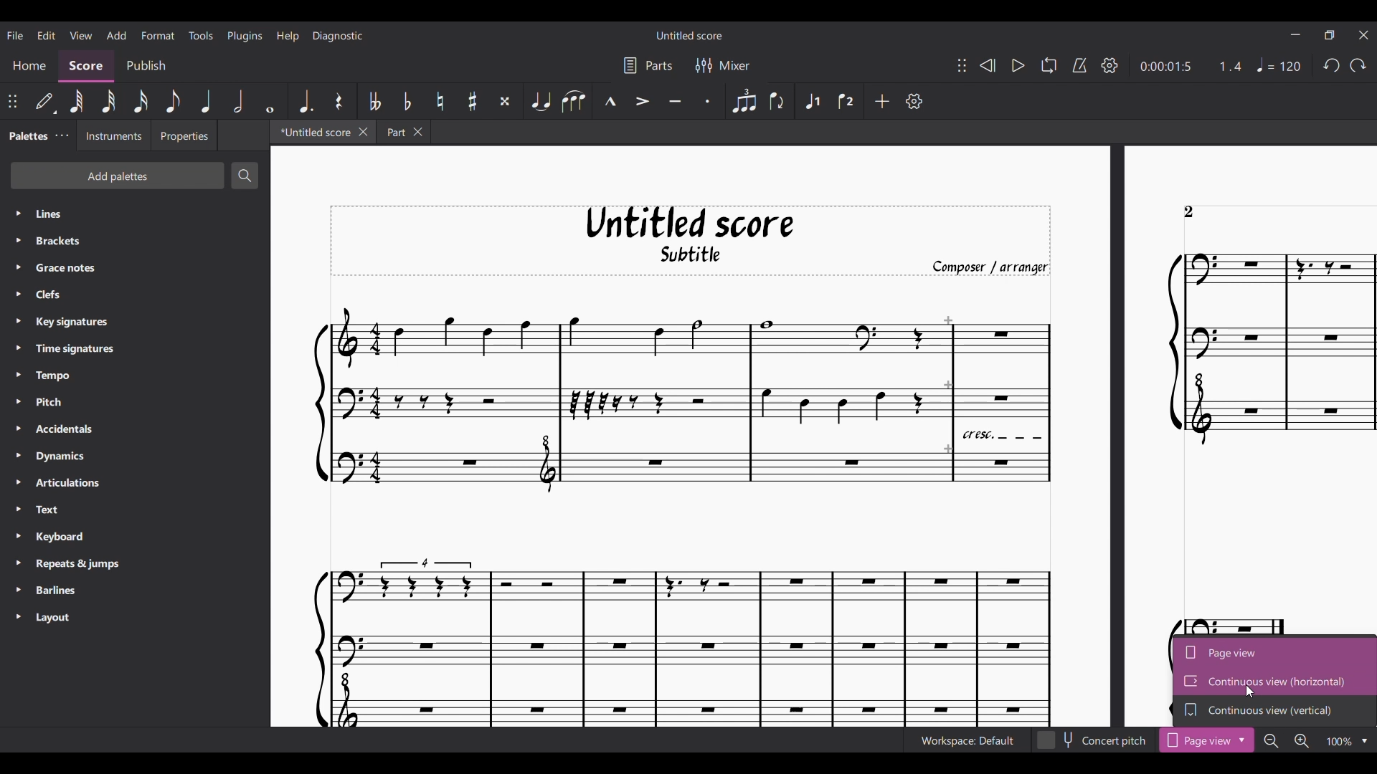 This screenshot has height=774, width=1377. I want to click on Edit menu, so click(46, 35).